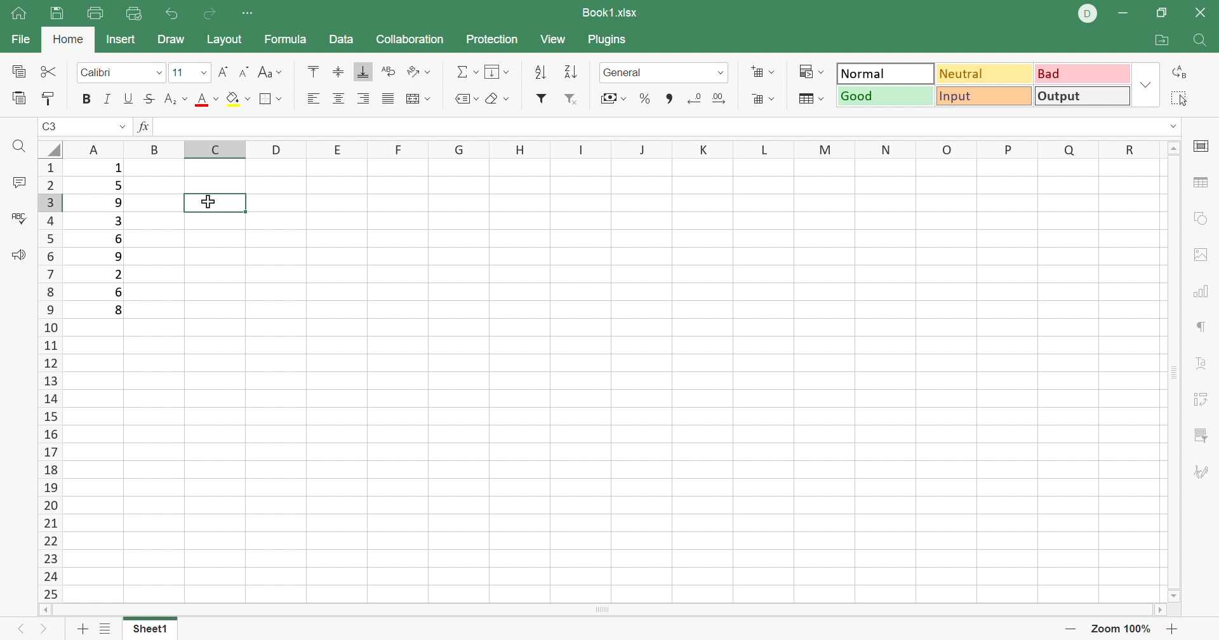 The width and height of the screenshot is (1219, 640). Describe the element at coordinates (112, 97) in the screenshot. I see `Italic` at that location.